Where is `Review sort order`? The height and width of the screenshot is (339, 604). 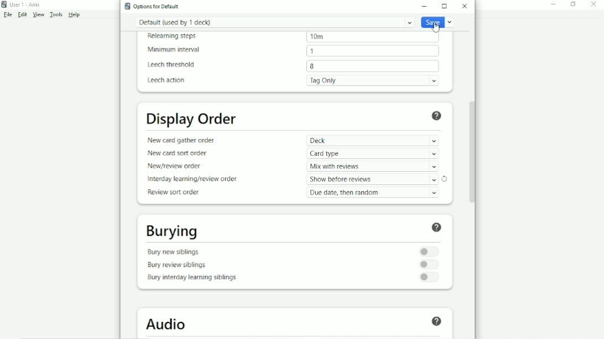 Review sort order is located at coordinates (173, 192).